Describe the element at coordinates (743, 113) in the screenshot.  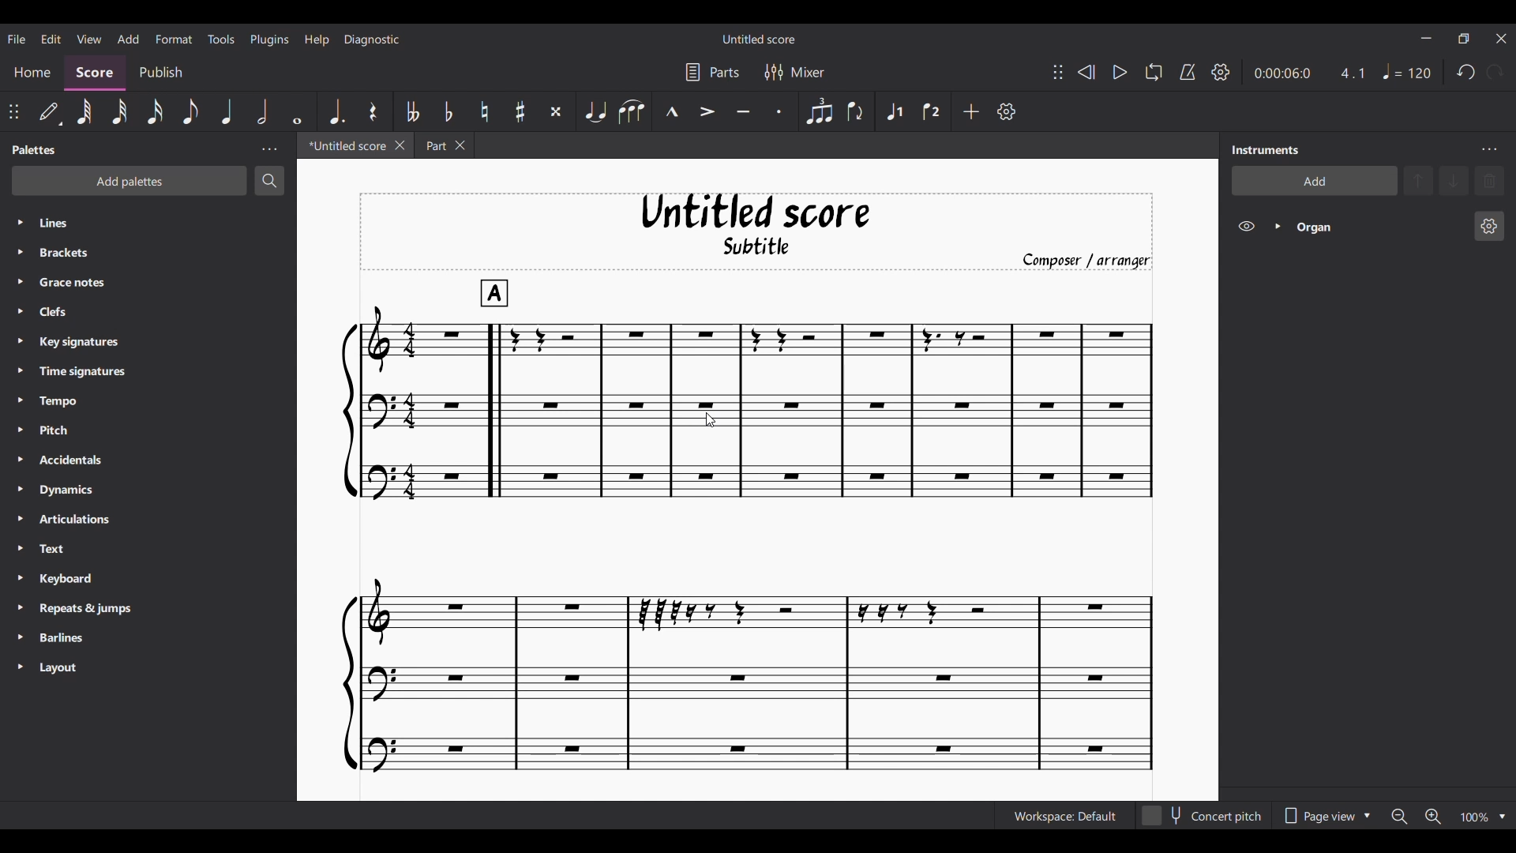
I see `Tenuto` at that location.